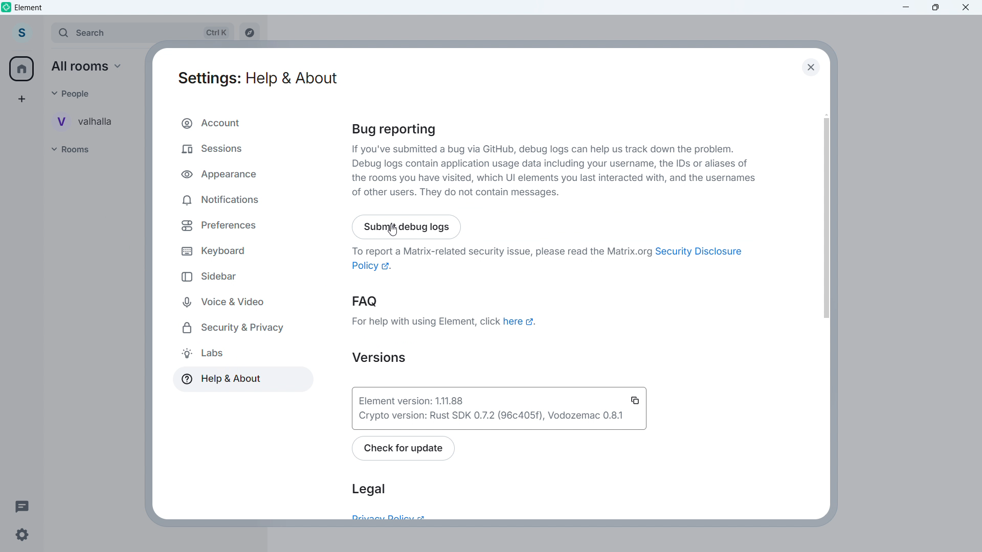 The width and height of the screenshot is (982, 552). I want to click on Submit debug logs , so click(408, 226).